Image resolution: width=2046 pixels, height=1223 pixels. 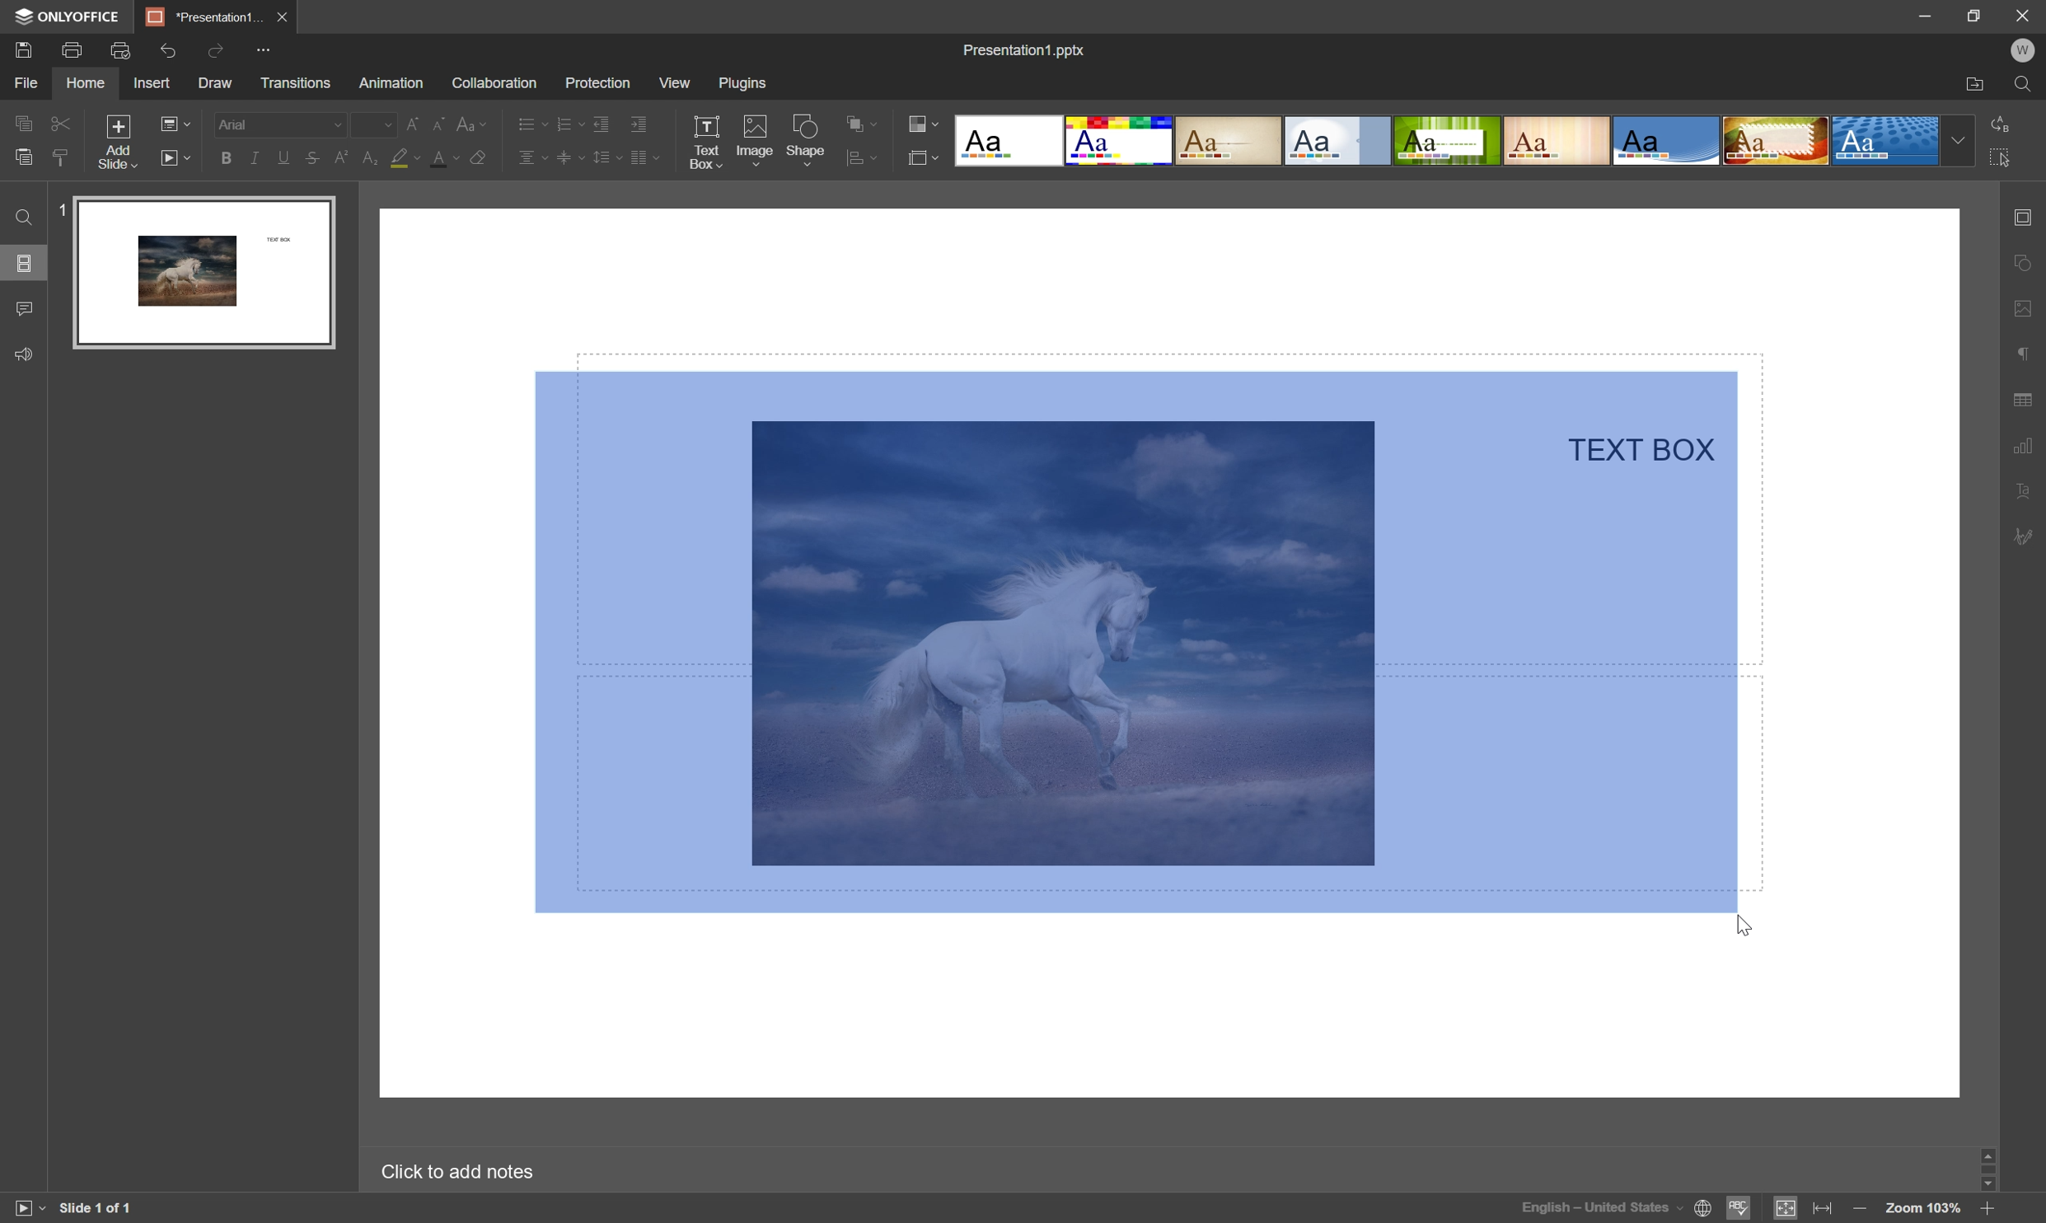 I want to click on spell checking, so click(x=1740, y=1209).